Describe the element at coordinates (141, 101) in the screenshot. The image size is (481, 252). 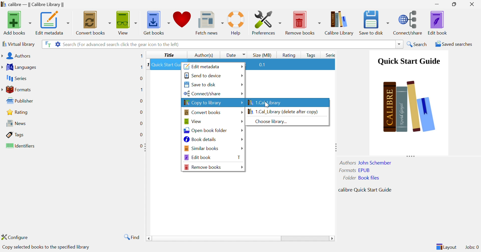
I see `0` at that location.